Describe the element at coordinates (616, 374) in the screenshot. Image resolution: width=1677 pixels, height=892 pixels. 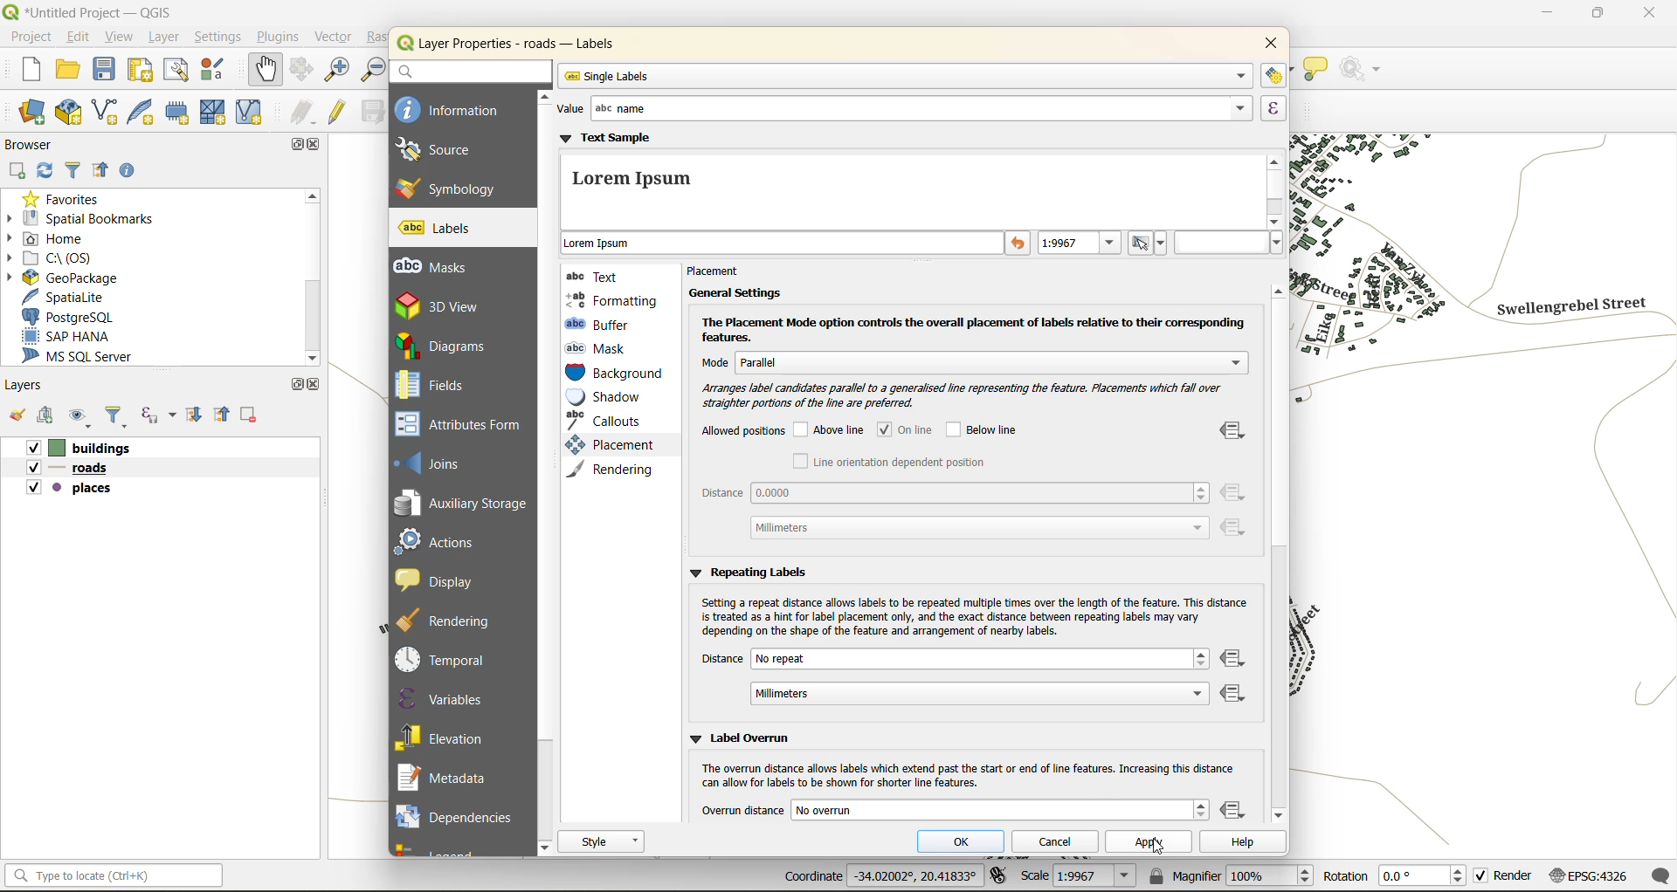
I see `background` at that location.